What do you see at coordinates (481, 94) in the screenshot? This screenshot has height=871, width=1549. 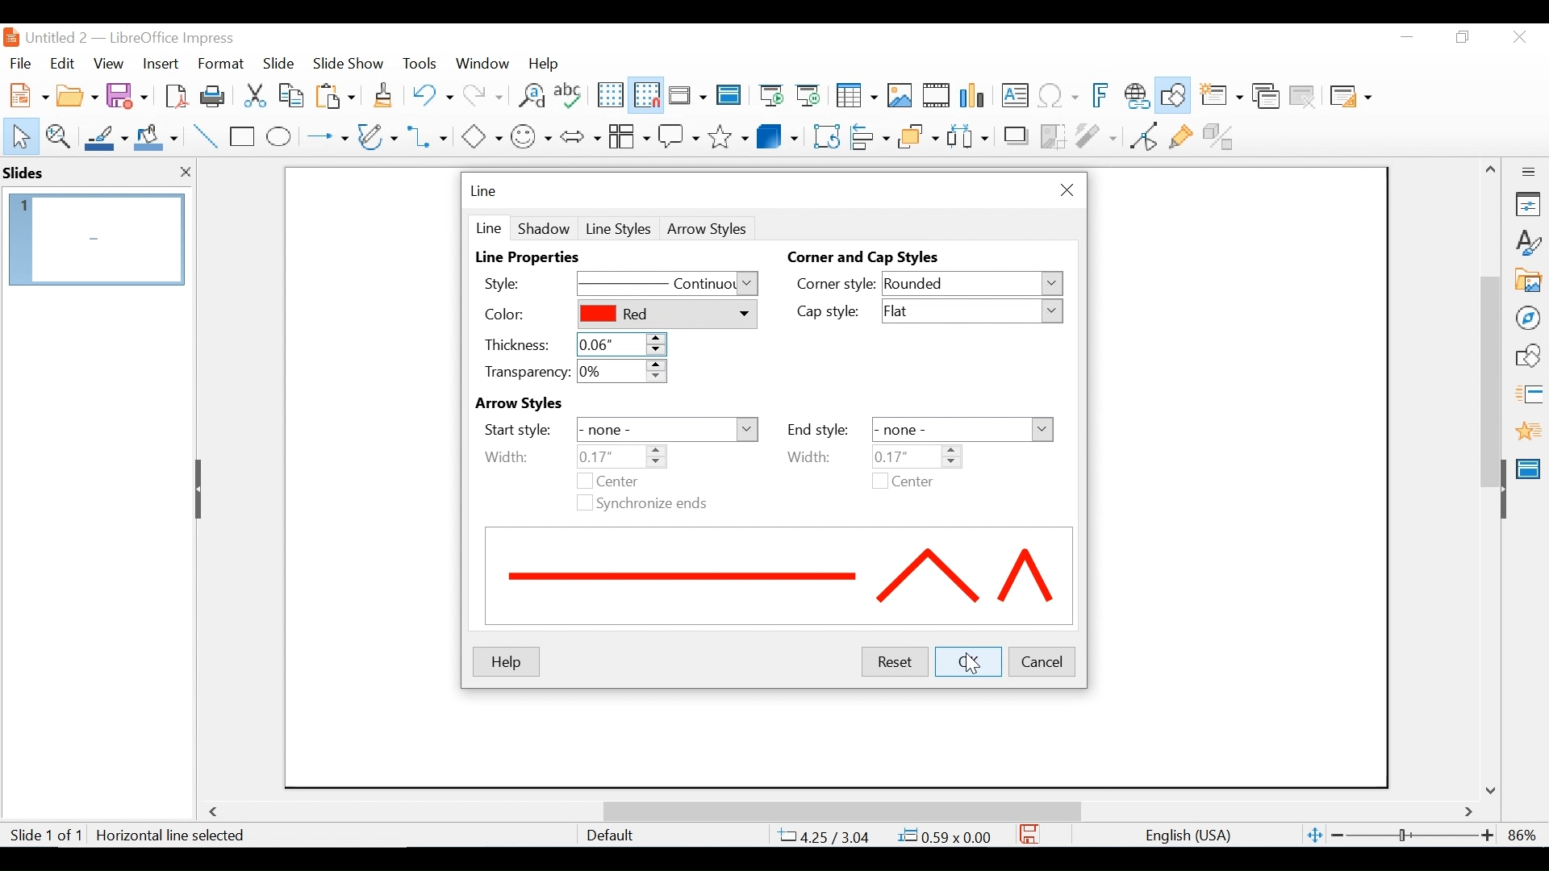 I see `Redo` at bounding box center [481, 94].